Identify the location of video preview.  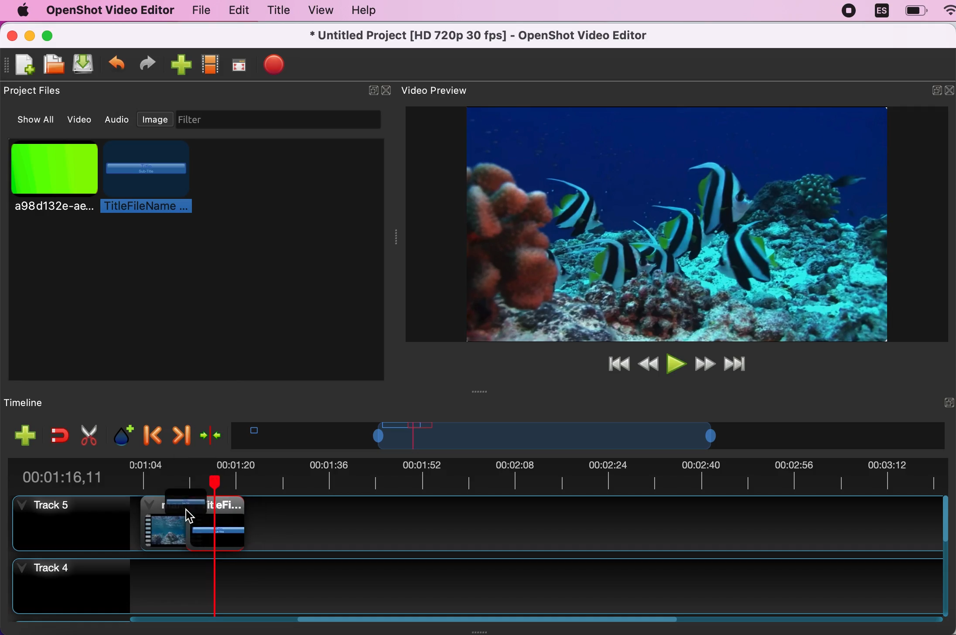
(441, 91).